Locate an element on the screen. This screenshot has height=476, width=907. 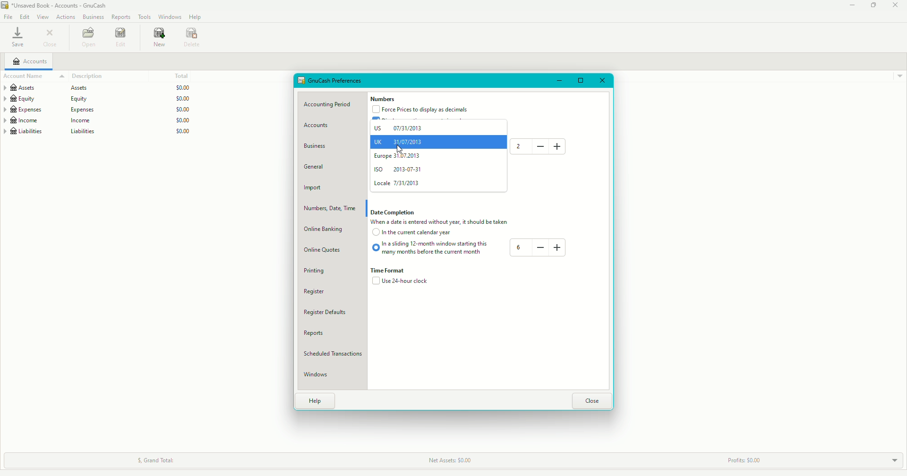
Edit is located at coordinates (26, 17).